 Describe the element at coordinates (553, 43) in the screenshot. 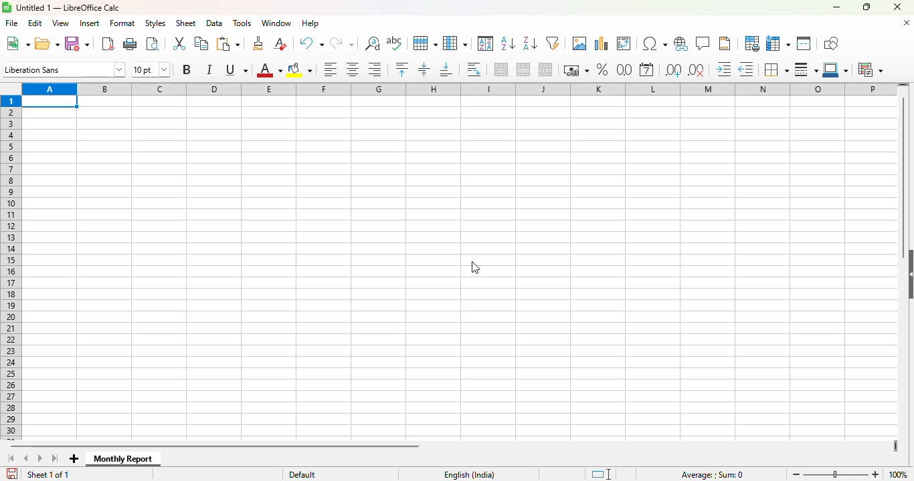

I see `autoFilter` at that location.